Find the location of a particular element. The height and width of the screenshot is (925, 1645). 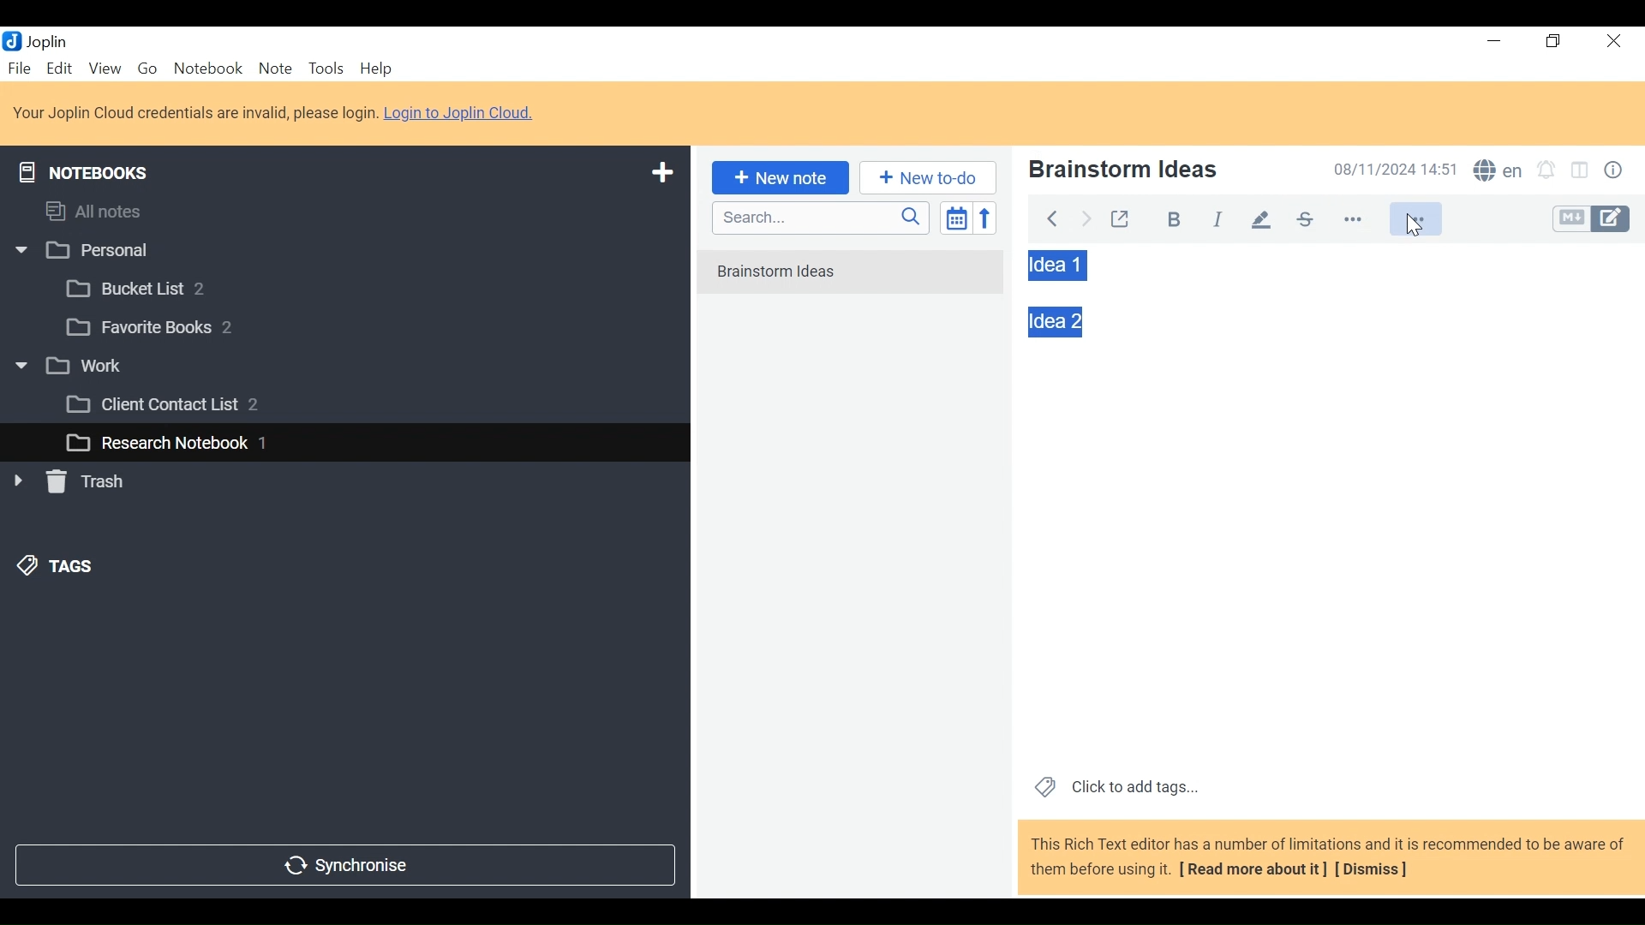

Login to Joplin Cloud is located at coordinates (194, 113).